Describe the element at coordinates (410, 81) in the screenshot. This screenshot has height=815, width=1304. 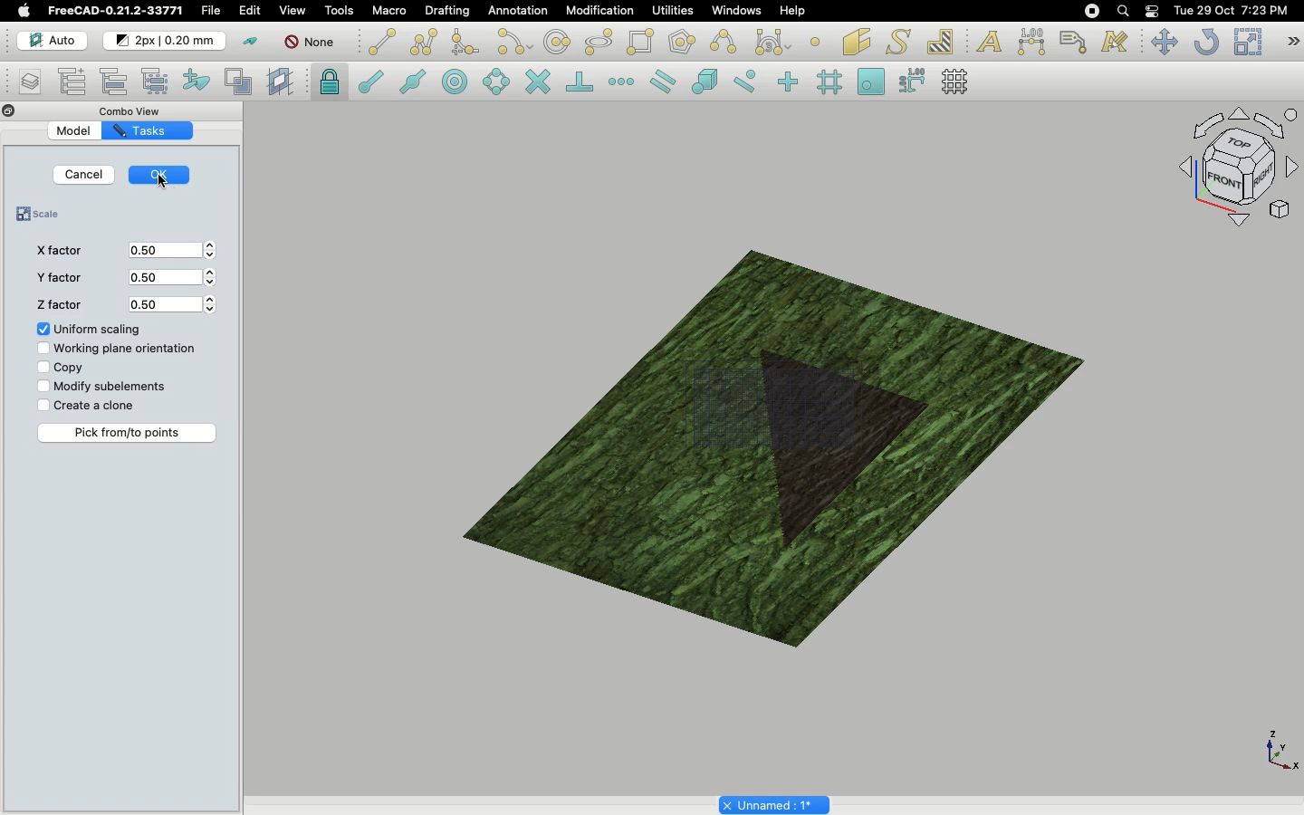
I see `Snap midpoint` at that location.